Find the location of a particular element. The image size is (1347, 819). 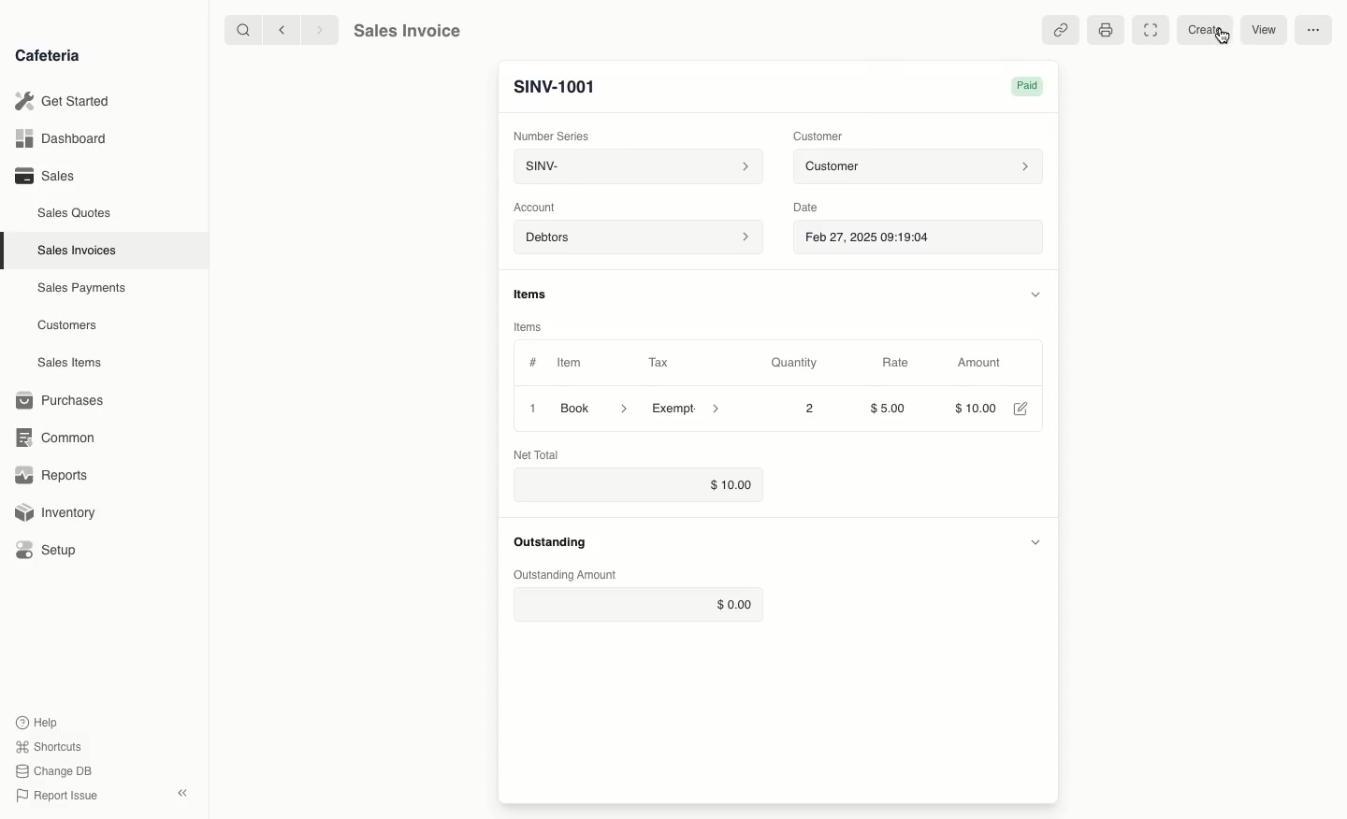

Sales Invoice is located at coordinates (407, 31).